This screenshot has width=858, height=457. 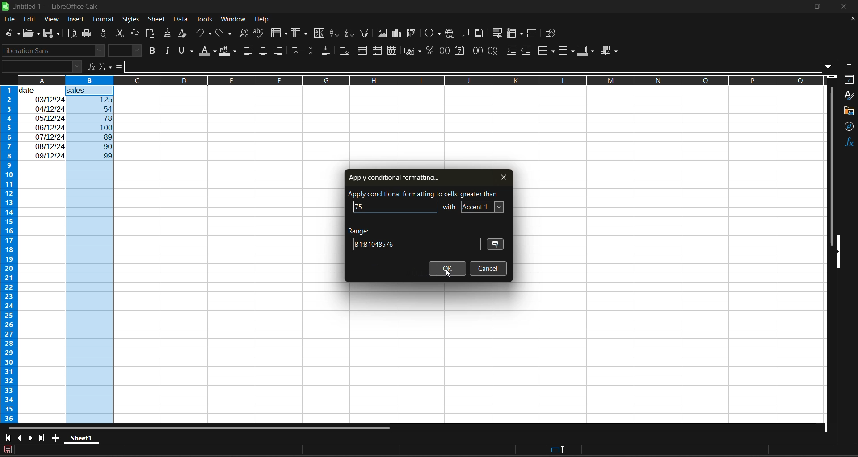 I want to click on copy, so click(x=136, y=33).